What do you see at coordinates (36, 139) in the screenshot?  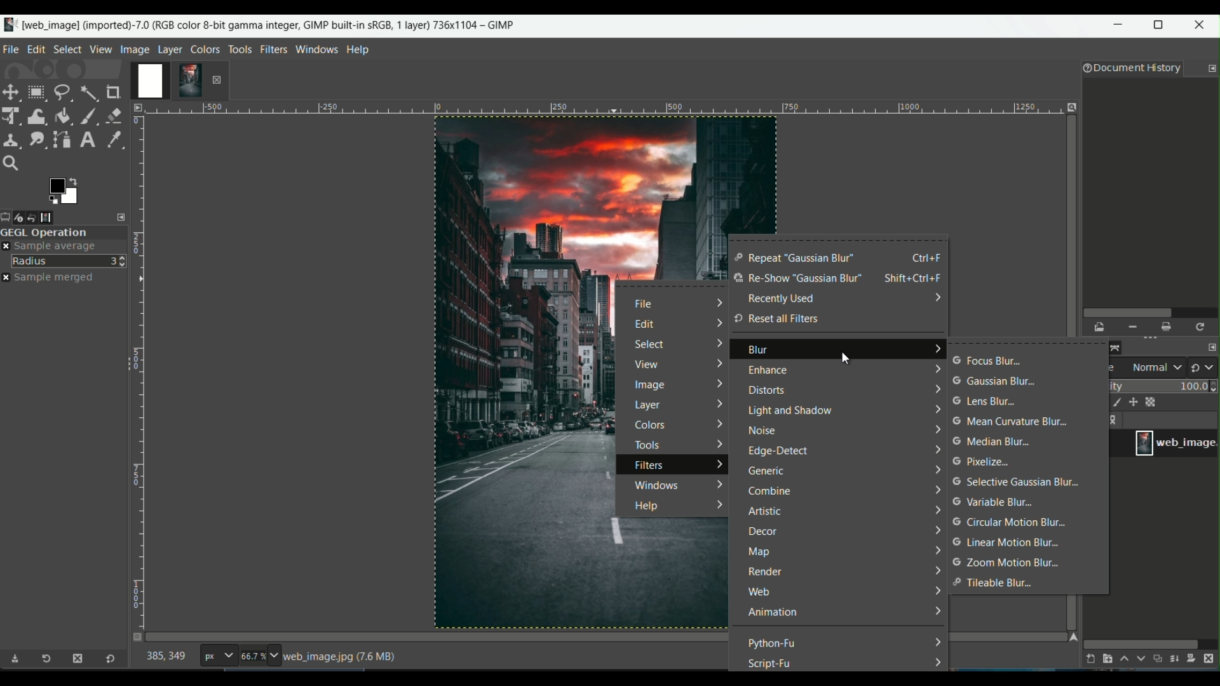 I see `smudge tool` at bounding box center [36, 139].